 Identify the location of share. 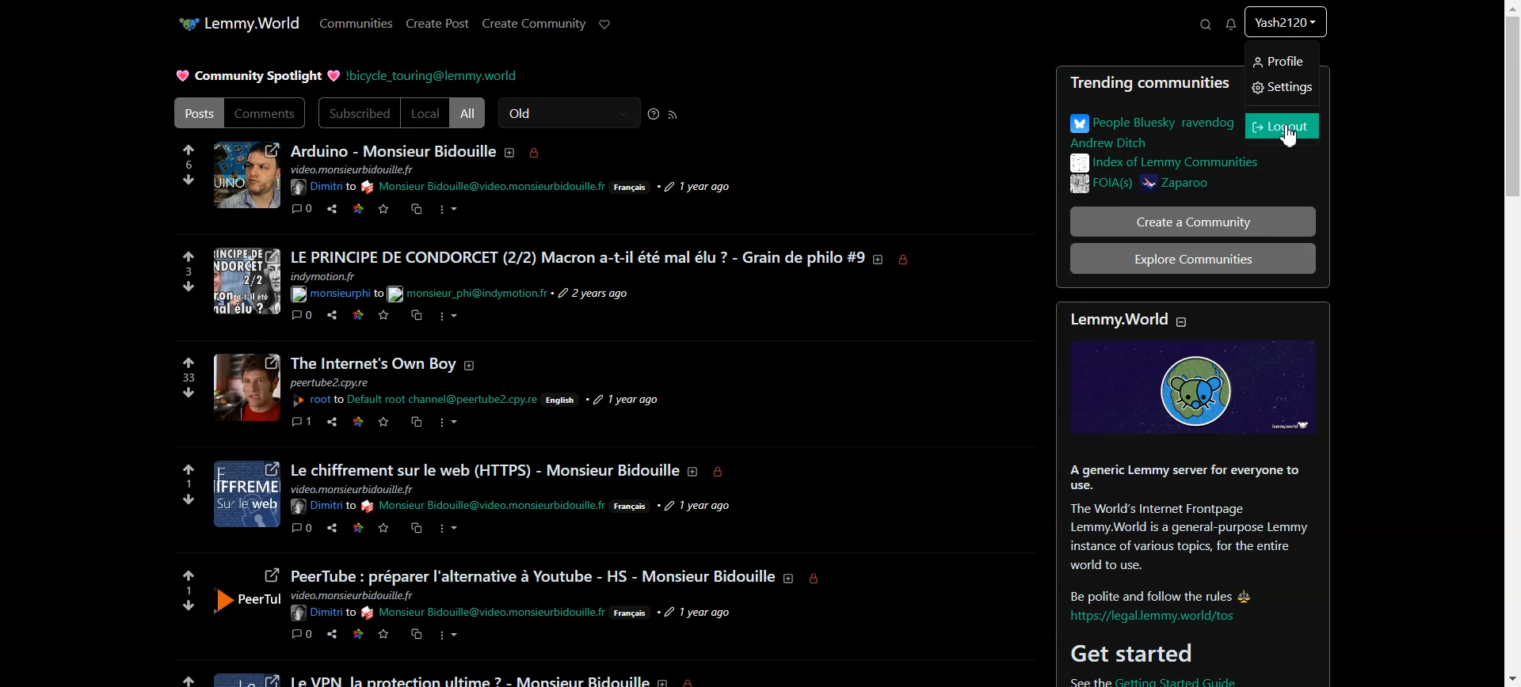
(330, 633).